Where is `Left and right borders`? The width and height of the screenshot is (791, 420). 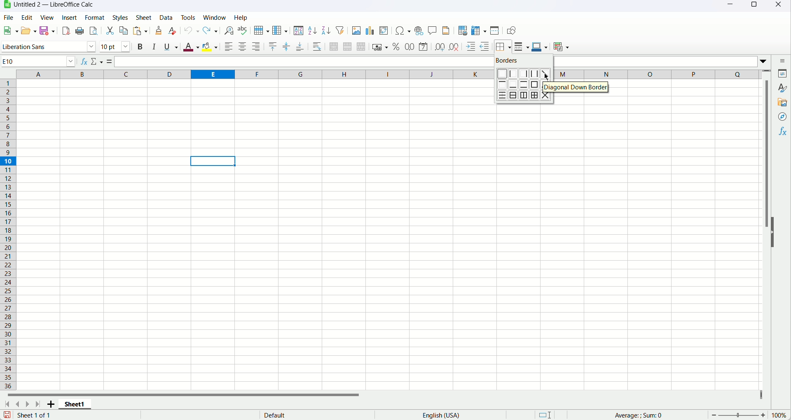
Left and right borders is located at coordinates (535, 73).